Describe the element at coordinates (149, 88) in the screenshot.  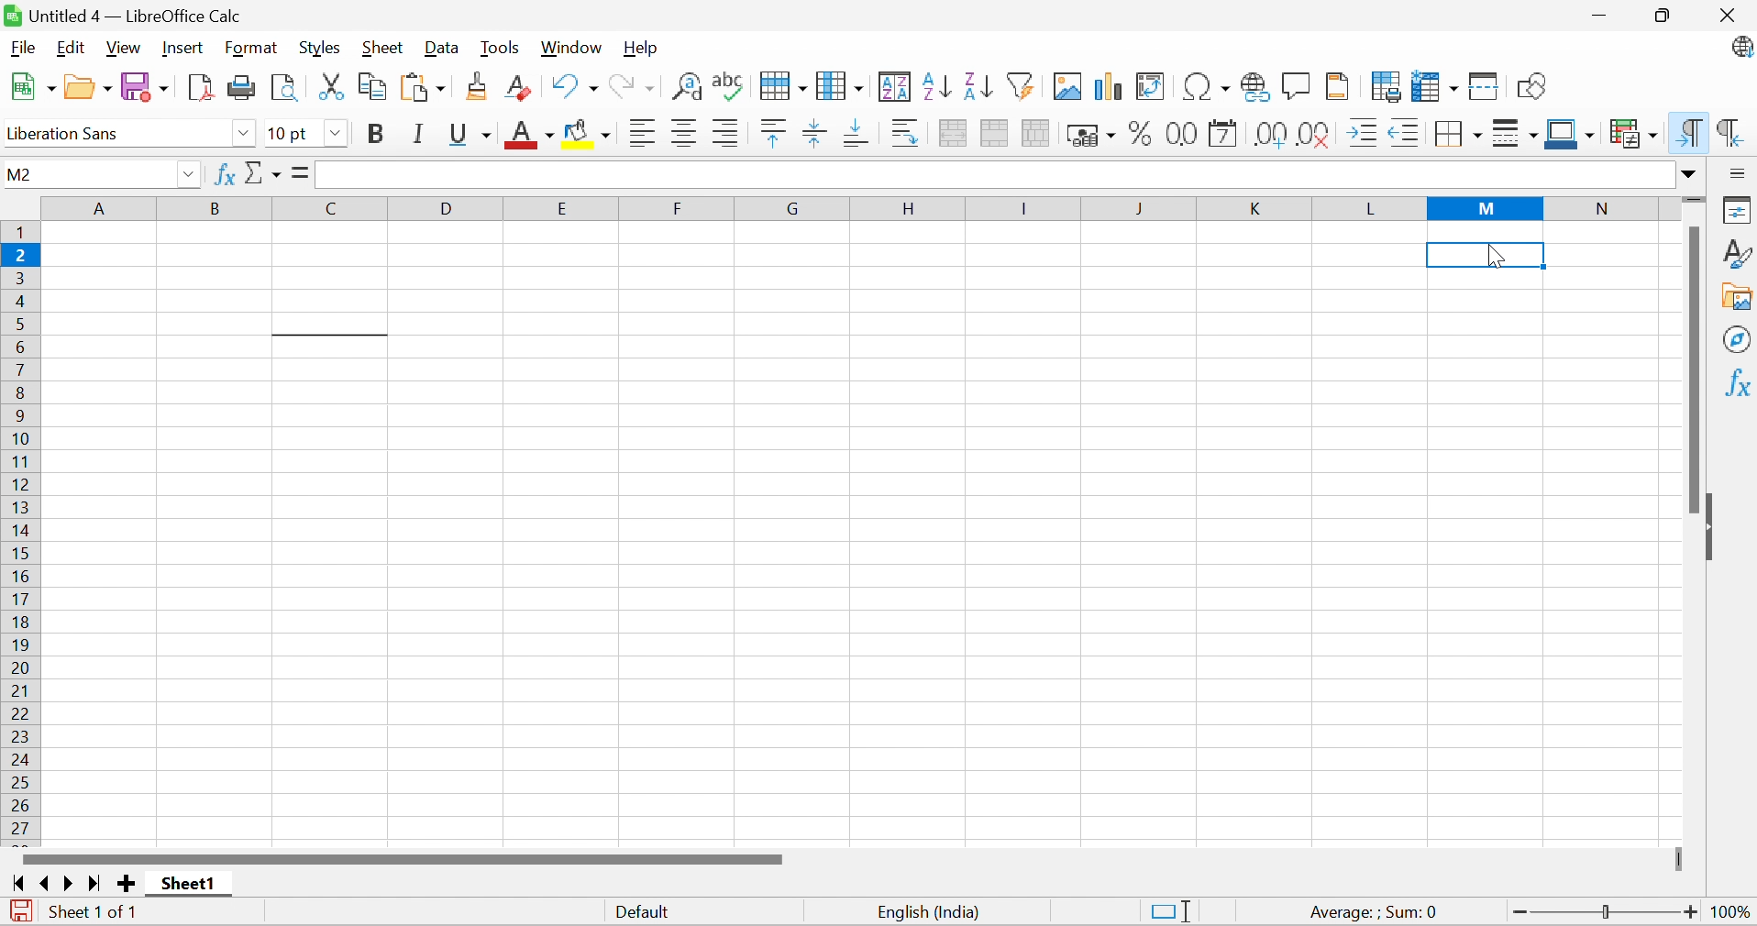
I see `Save` at that location.